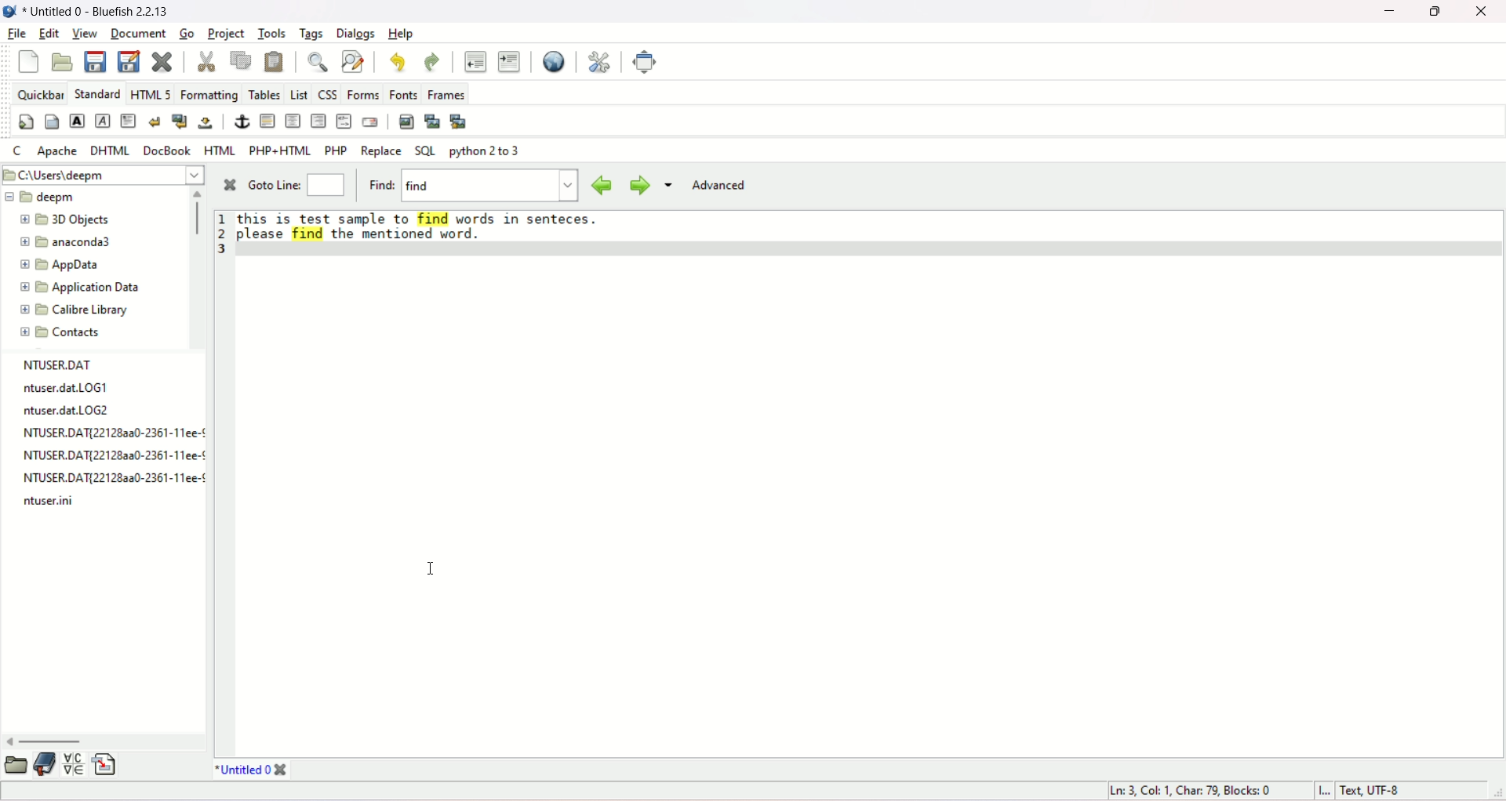  What do you see at coordinates (129, 121) in the screenshot?
I see `paragraph` at bounding box center [129, 121].